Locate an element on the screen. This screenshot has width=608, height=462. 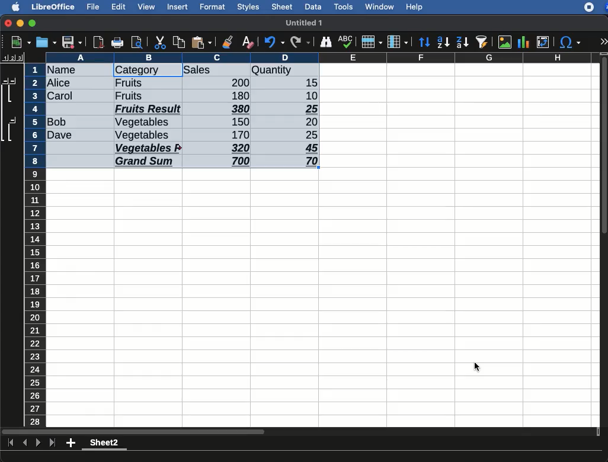
25 is located at coordinates (307, 134).